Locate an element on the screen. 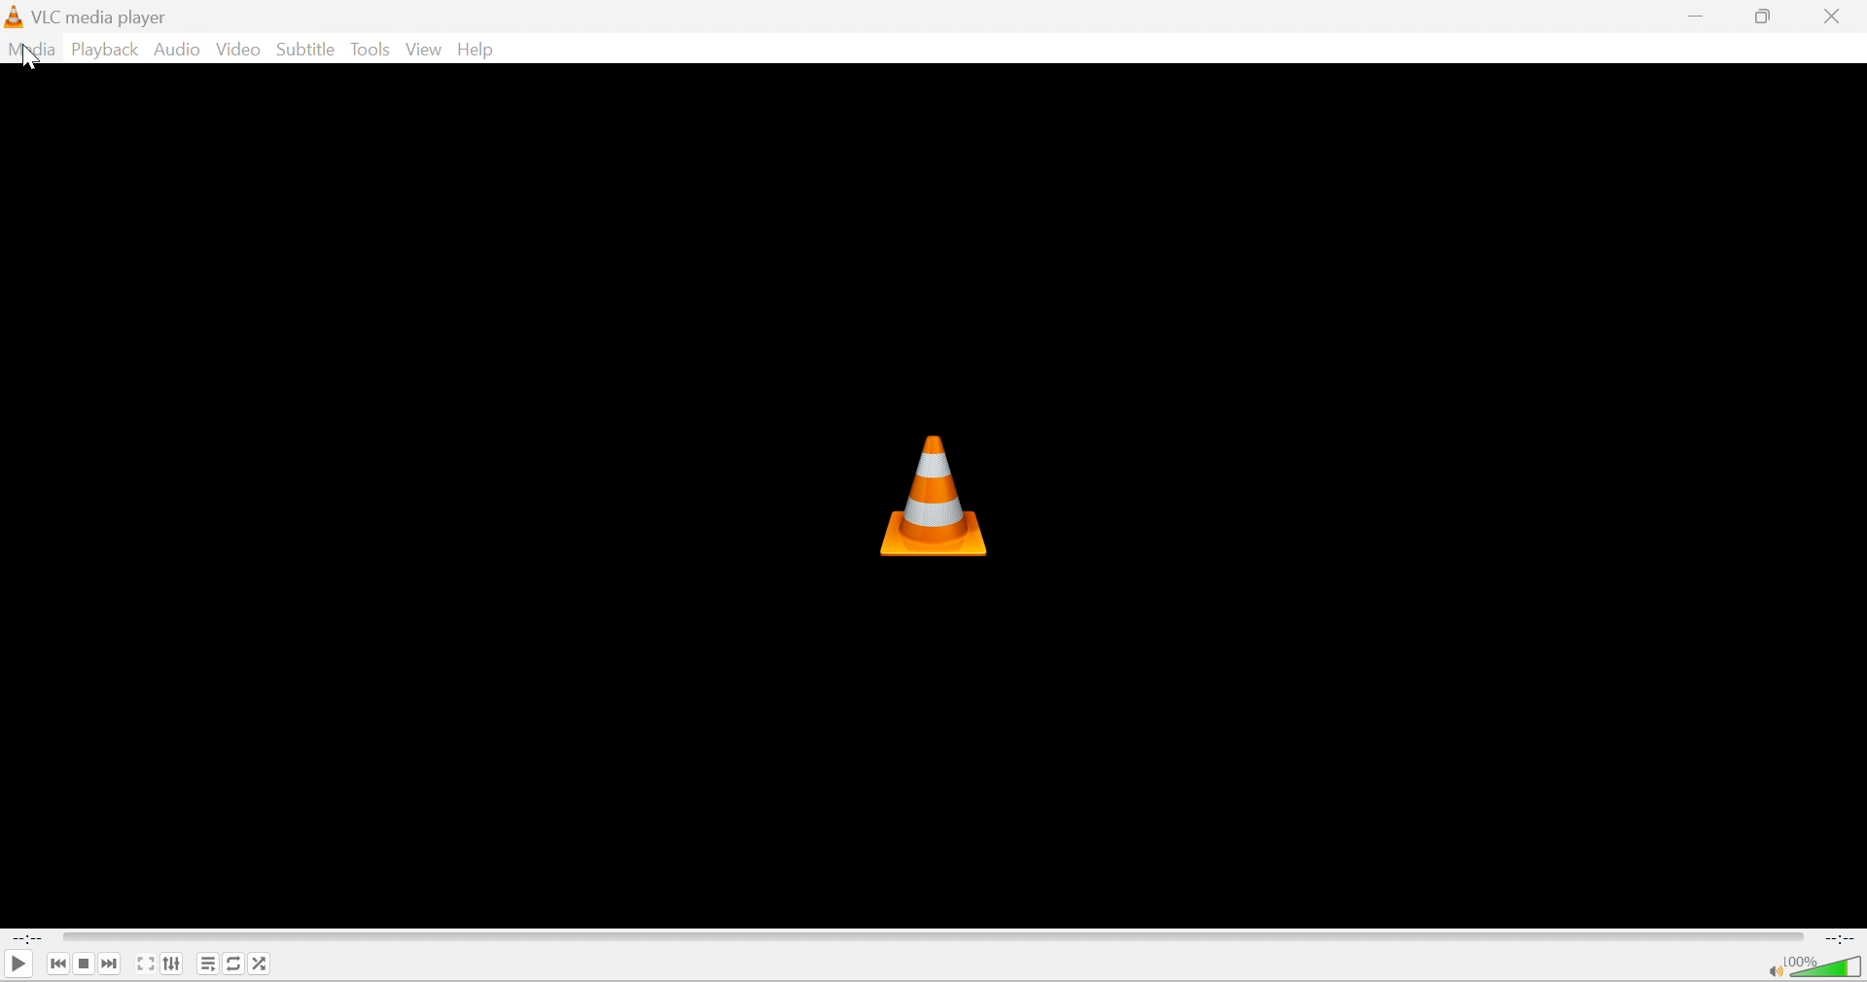 This screenshot has height=982, width=1867. VLC Media player is located at coordinates (104, 18).